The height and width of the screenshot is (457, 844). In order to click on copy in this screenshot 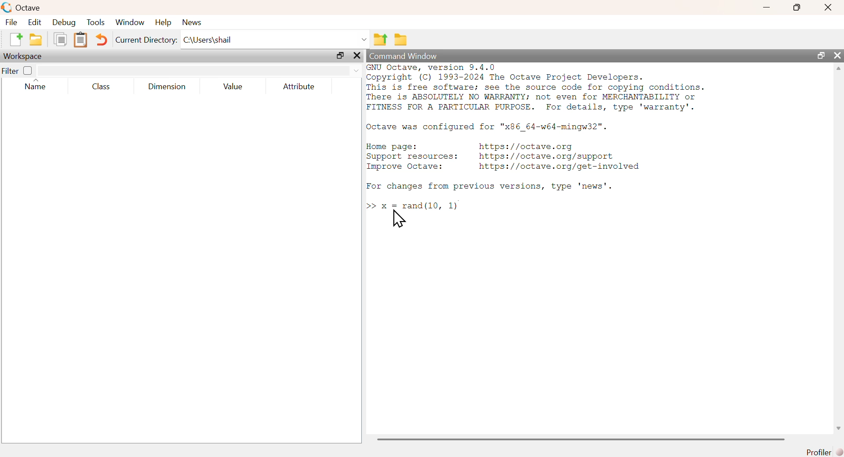, I will do `click(59, 39)`.